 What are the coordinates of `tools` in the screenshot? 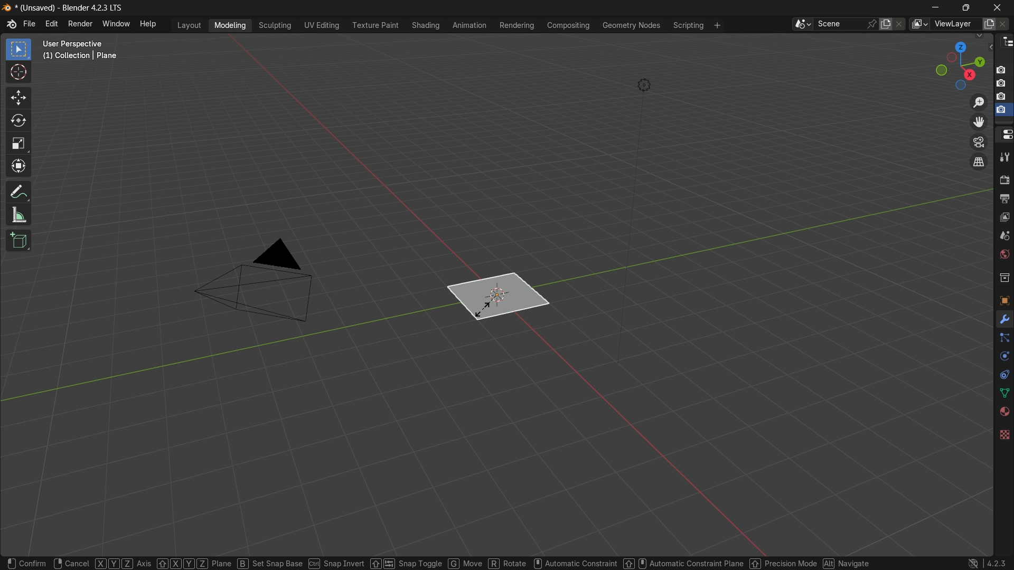 It's located at (1004, 158).